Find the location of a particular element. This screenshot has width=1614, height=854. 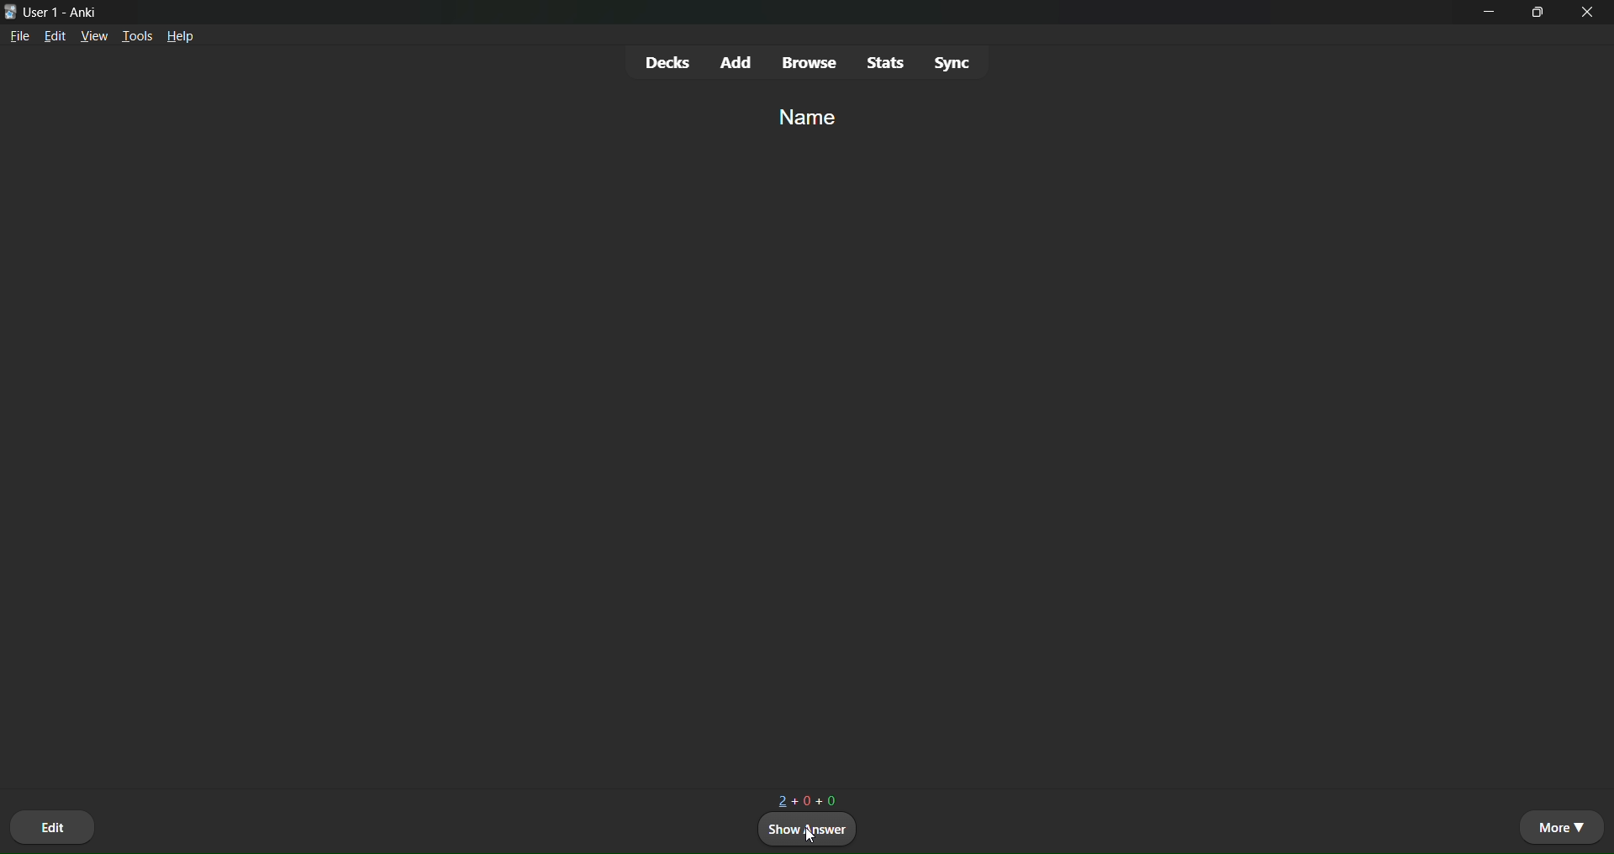

add is located at coordinates (738, 60).